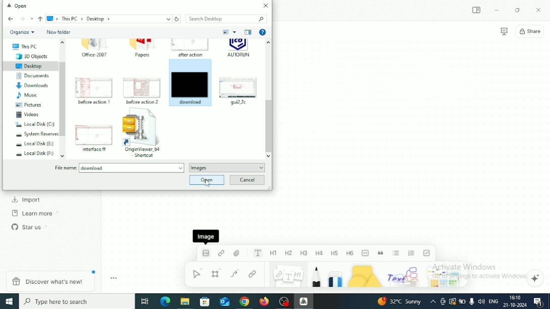 Image resolution: width=550 pixels, height=309 pixels. What do you see at coordinates (51, 281) in the screenshot?
I see `Discover what's new!` at bounding box center [51, 281].